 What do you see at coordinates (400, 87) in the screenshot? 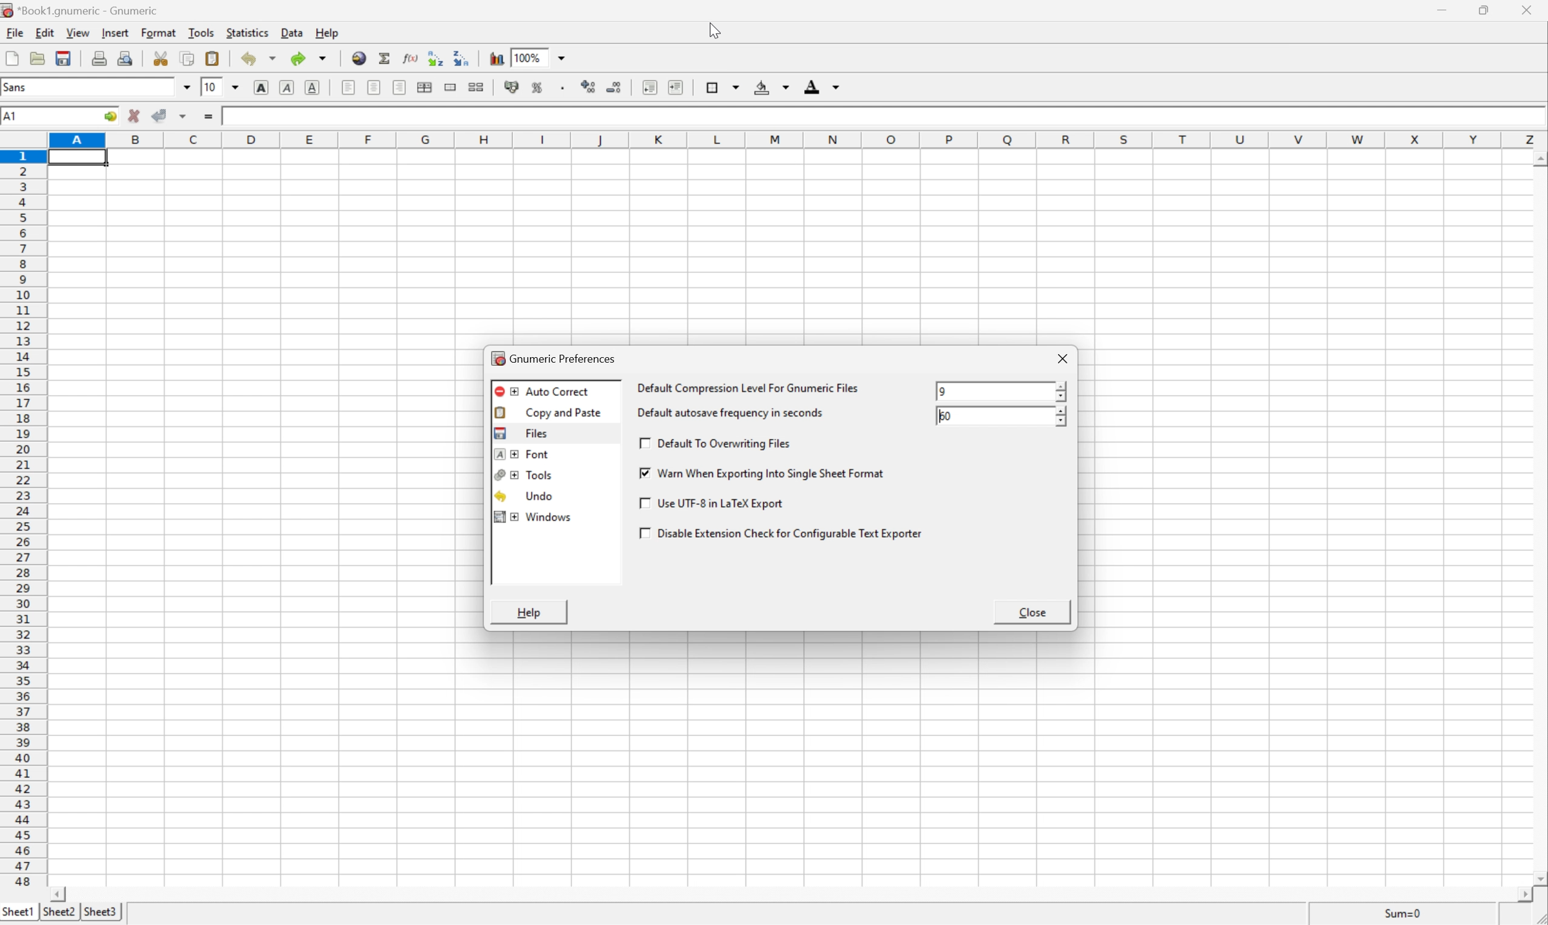
I see `Align right` at bounding box center [400, 87].